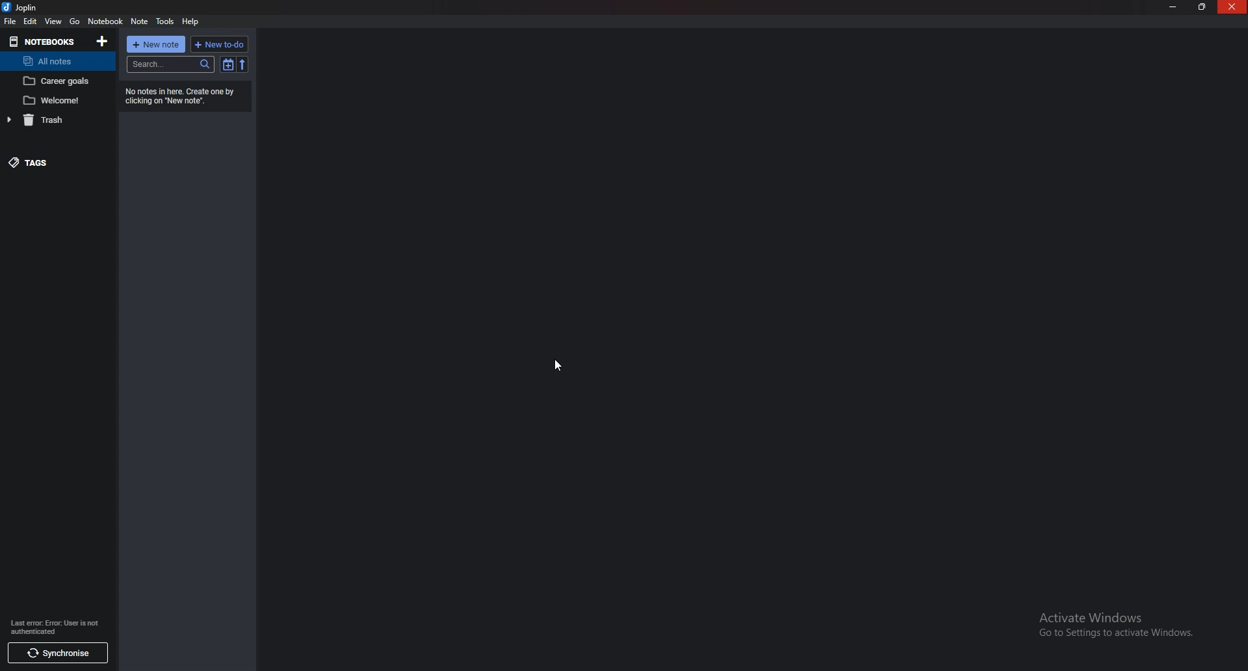 The height and width of the screenshot is (671, 1248). Describe the element at coordinates (1118, 625) in the screenshot. I see `Activate windows pop up` at that location.